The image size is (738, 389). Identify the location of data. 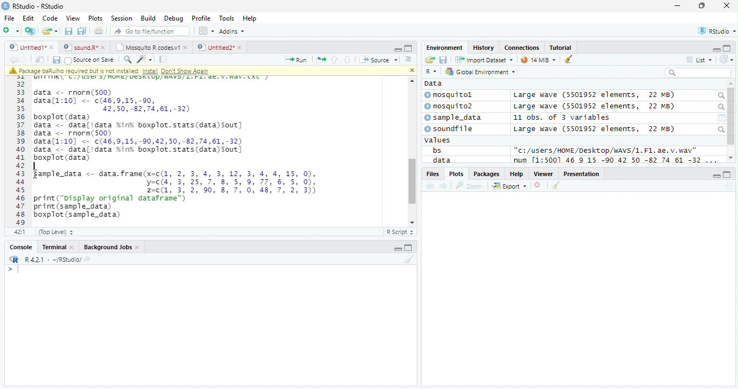
(441, 160).